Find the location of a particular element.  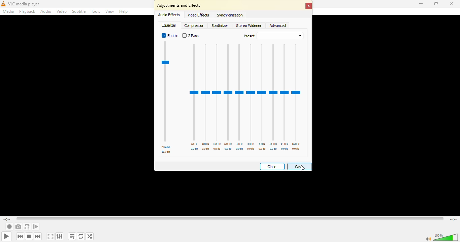

2 pass is located at coordinates (191, 36).